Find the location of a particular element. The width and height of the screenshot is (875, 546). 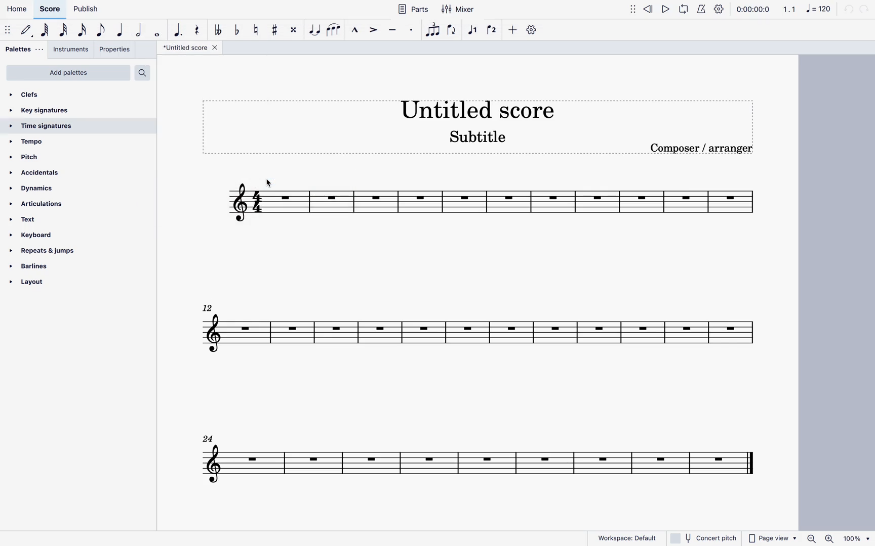

toggle flat is located at coordinates (234, 32).